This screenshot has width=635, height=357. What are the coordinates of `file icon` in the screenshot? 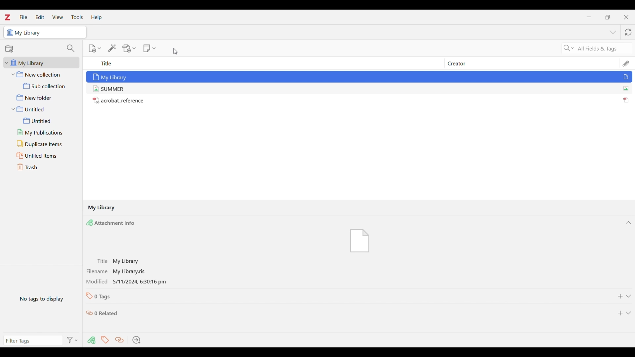 It's located at (628, 76).